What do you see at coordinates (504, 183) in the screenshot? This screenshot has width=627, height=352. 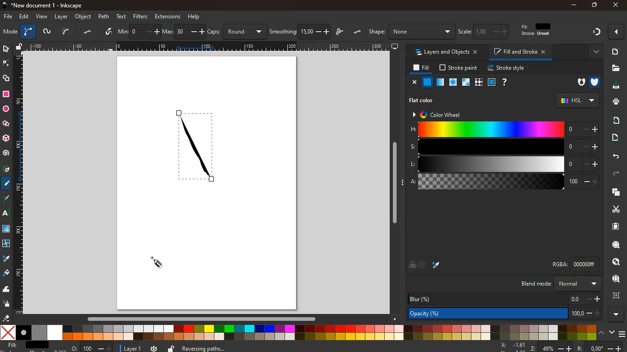 I see `a` at bounding box center [504, 183].